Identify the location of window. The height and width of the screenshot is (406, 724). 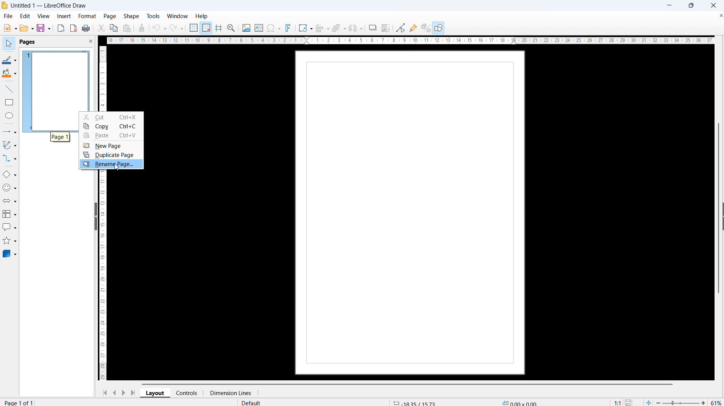
(178, 16).